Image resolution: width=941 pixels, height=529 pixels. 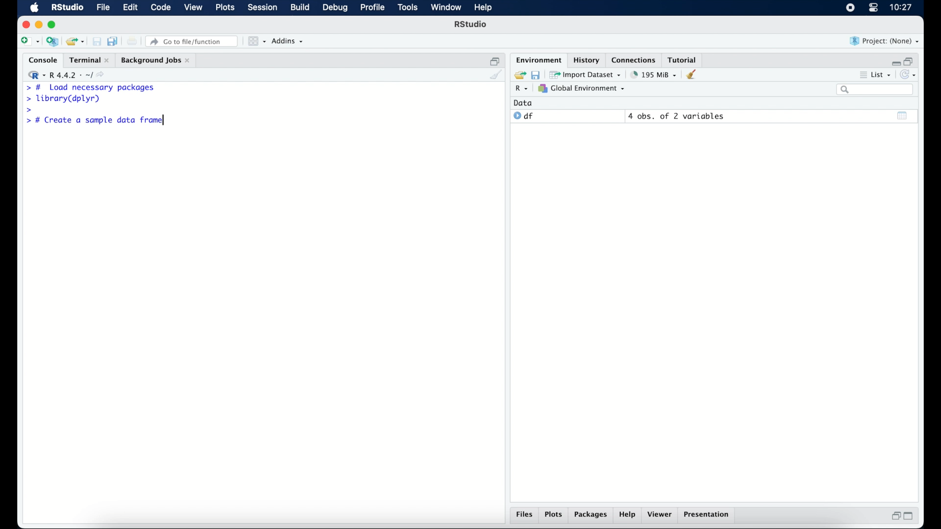 What do you see at coordinates (523, 102) in the screenshot?
I see `date` at bounding box center [523, 102].